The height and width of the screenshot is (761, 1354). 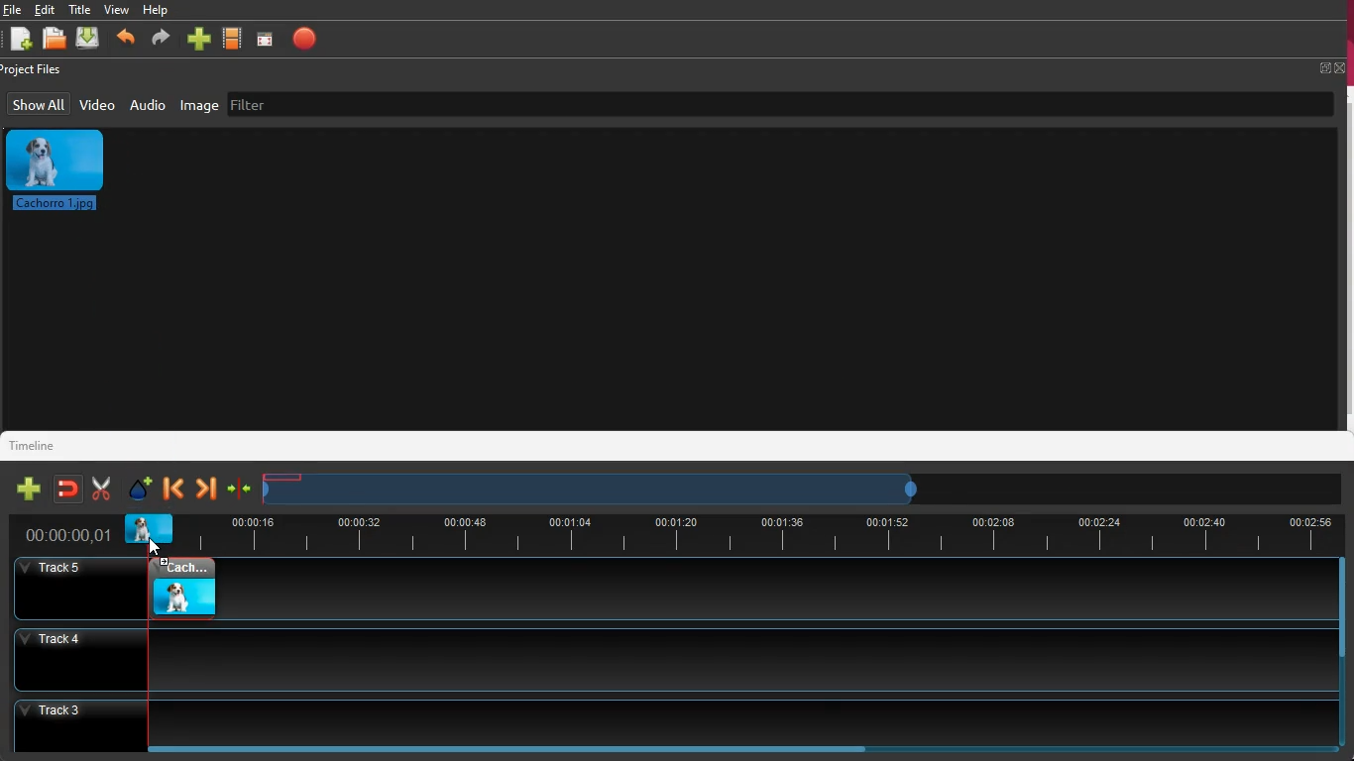 What do you see at coordinates (150, 529) in the screenshot?
I see `video` at bounding box center [150, 529].